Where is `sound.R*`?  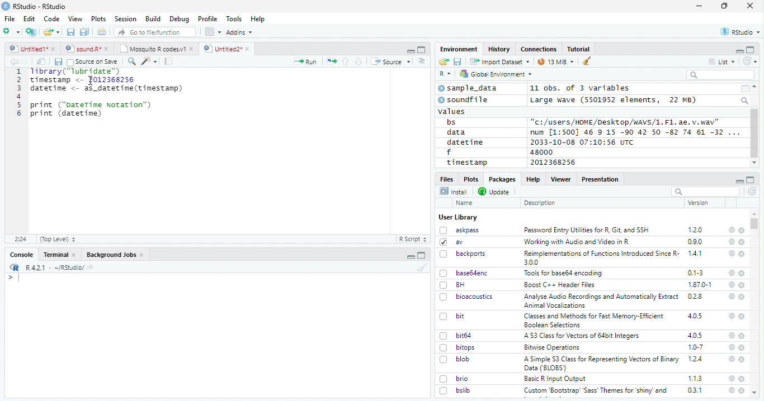 sound.R* is located at coordinates (87, 49).